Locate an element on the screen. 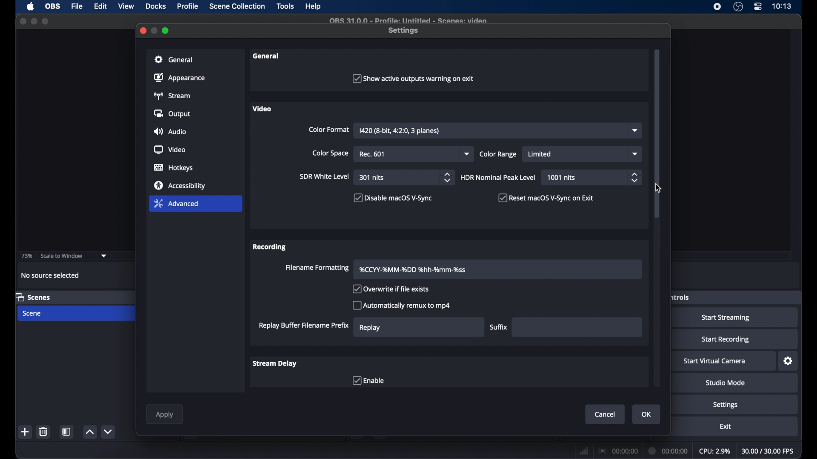  close is located at coordinates (23, 21).